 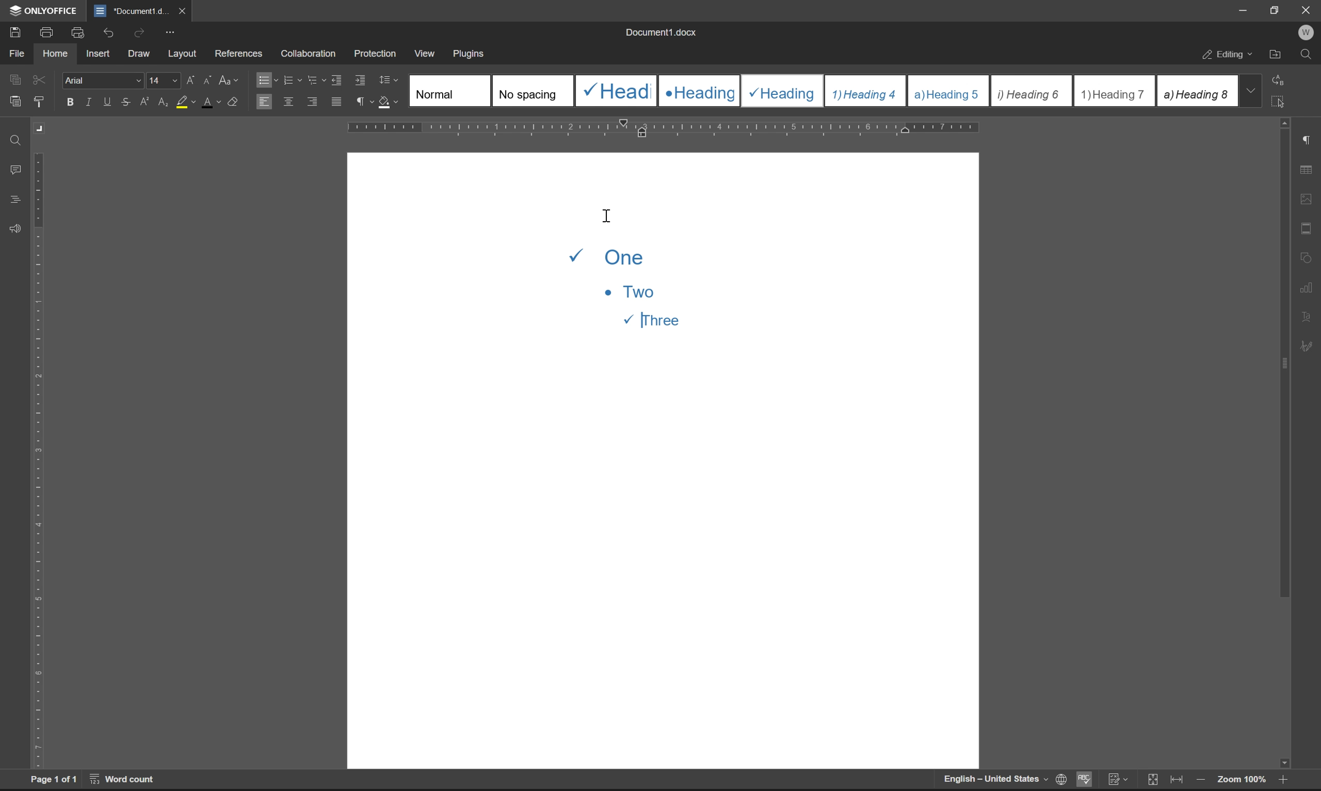 I want to click on drop down, so click(x=1250, y=90).